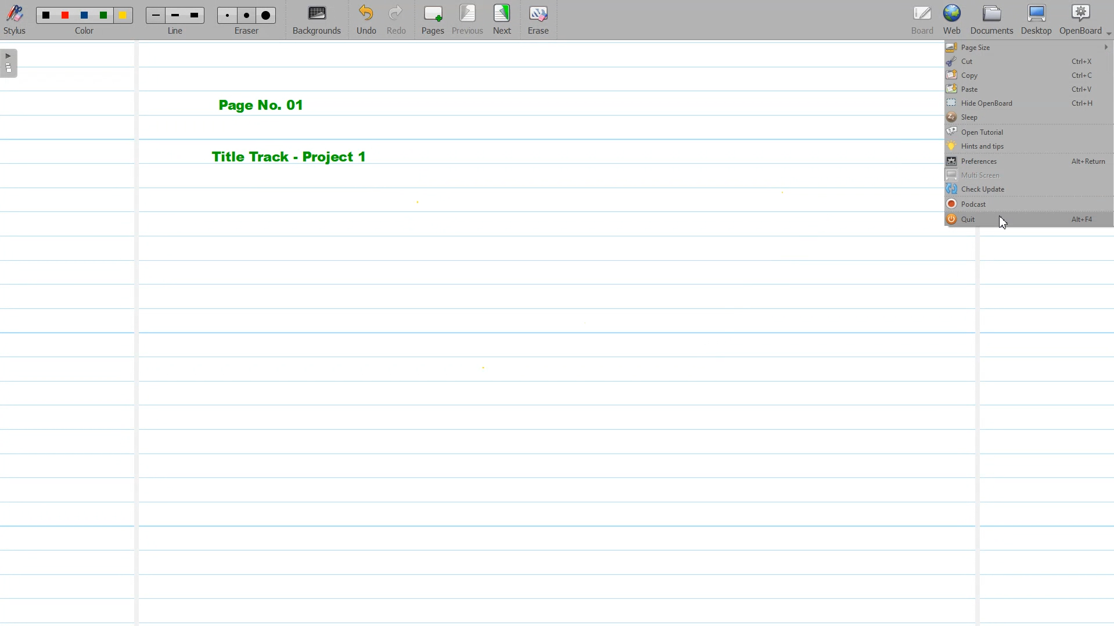 This screenshot has width=1114, height=626. Describe the element at coordinates (1030, 131) in the screenshot. I see `Open Tutorial` at that location.